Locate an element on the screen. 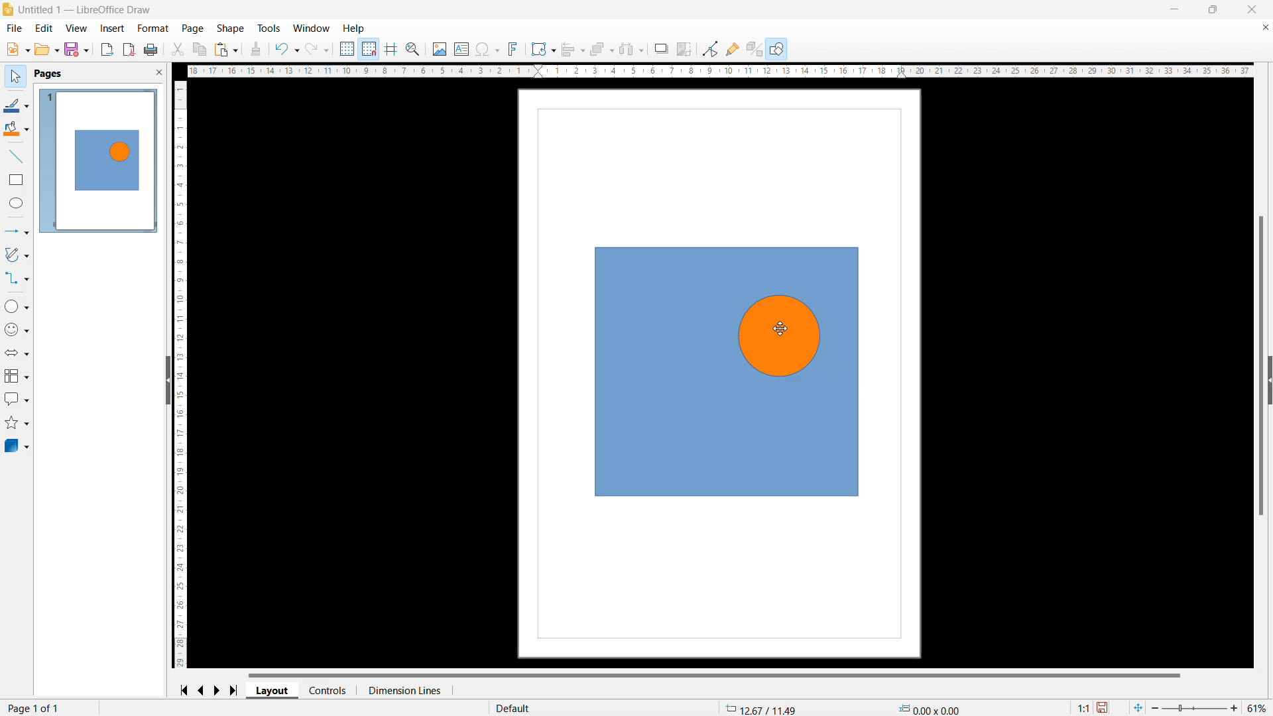 Image resolution: width=1273 pixels, height=716 pixels. shape is located at coordinates (231, 29).